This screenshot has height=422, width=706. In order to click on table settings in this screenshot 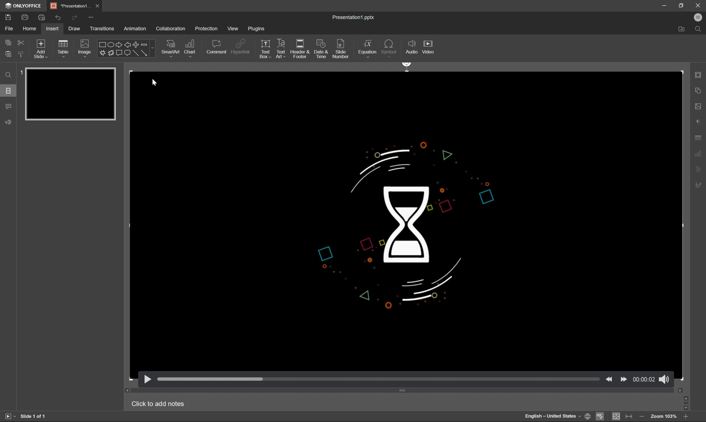, I will do `click(699, 137)`.